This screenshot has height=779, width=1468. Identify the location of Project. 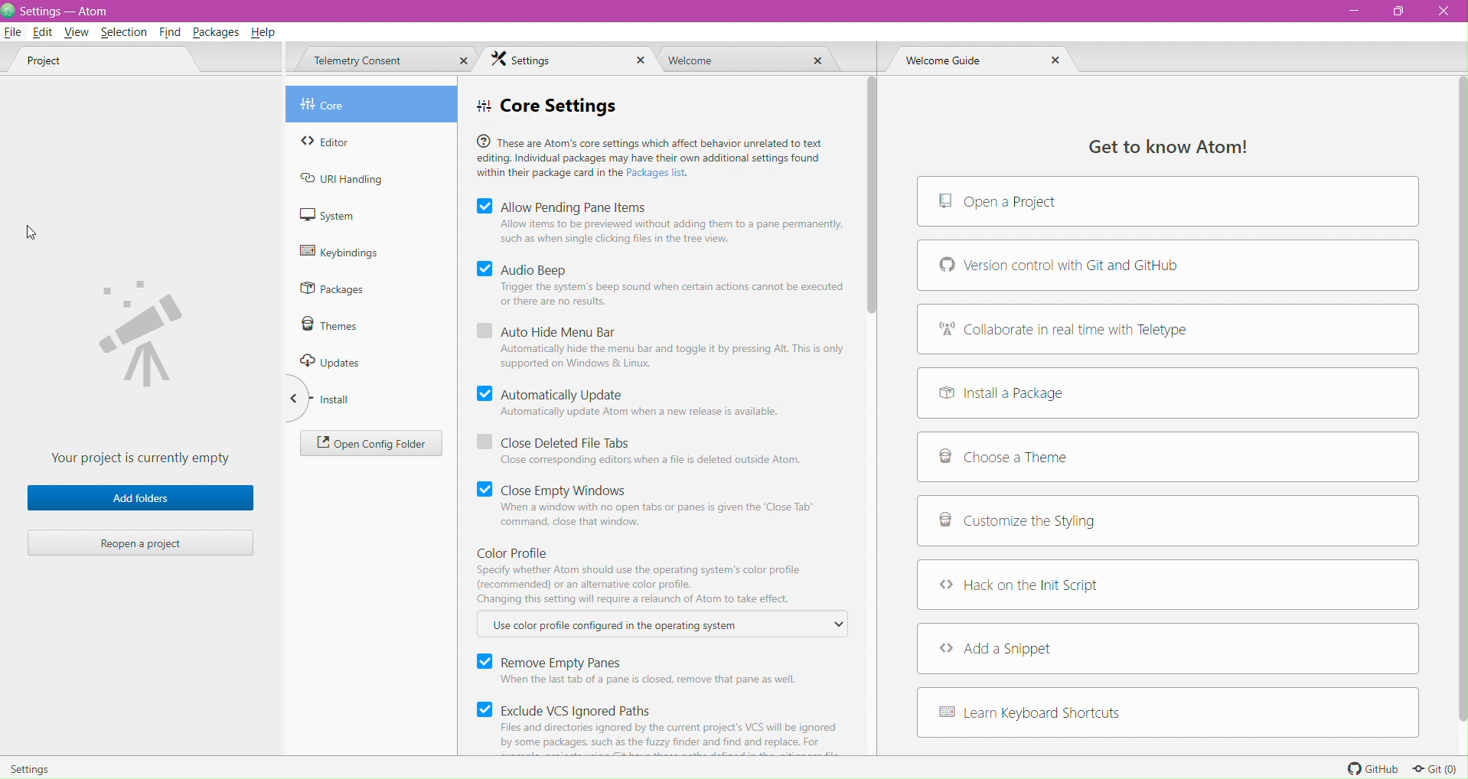
(64, 64).